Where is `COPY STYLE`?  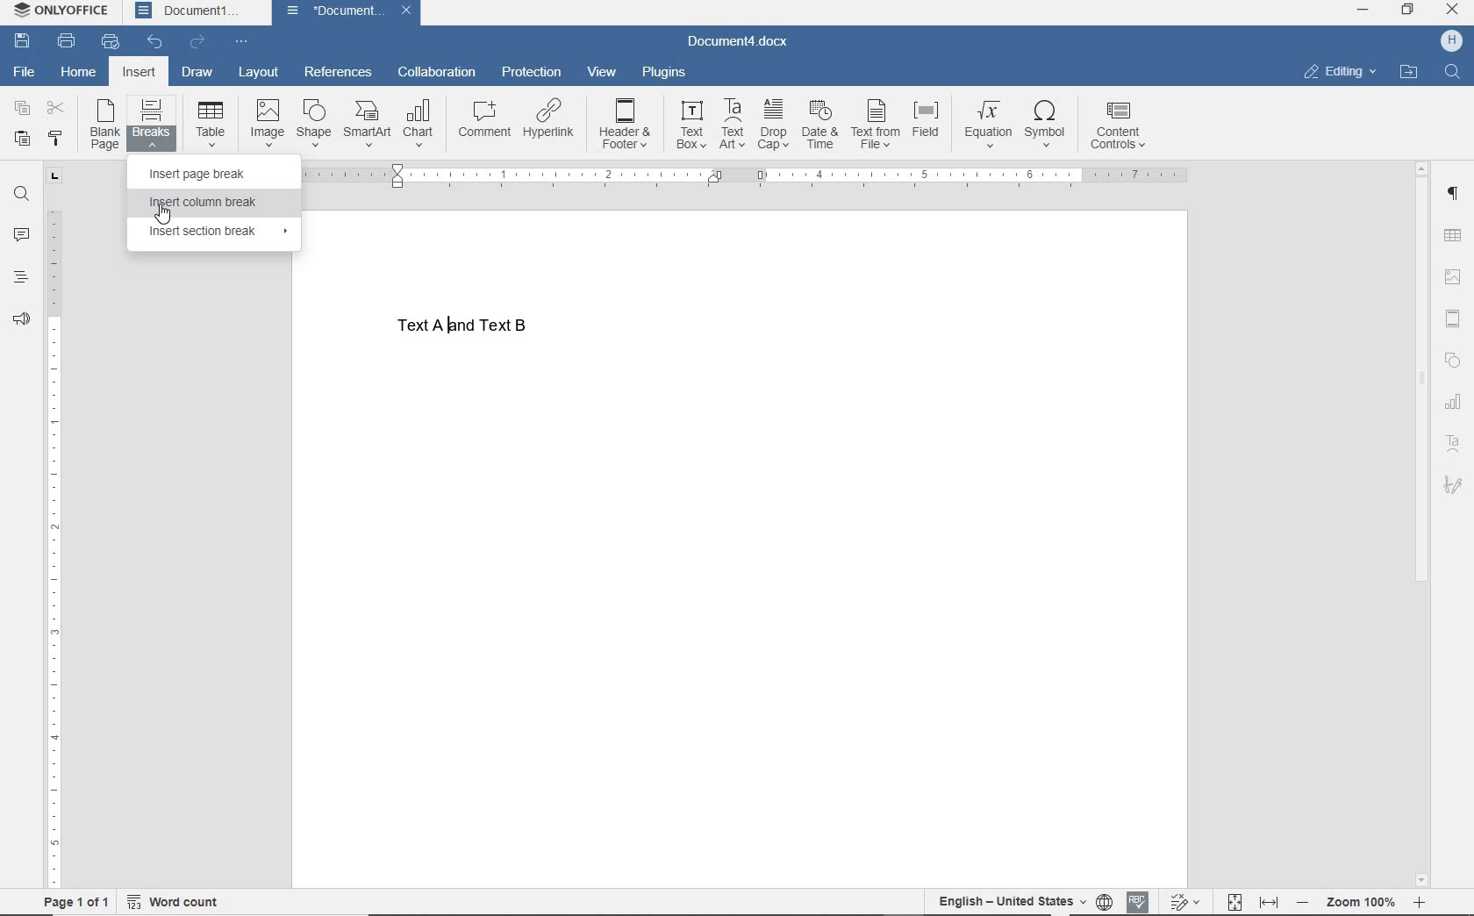 COPY STYLE is located at coordinates (60, 138).